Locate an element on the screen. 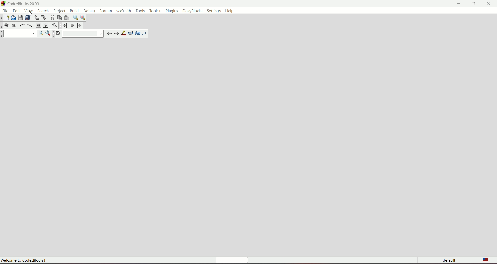 This screenshot has width=497, height=264. CodezBlocks 20.03 is located at coordinates (21, 4).